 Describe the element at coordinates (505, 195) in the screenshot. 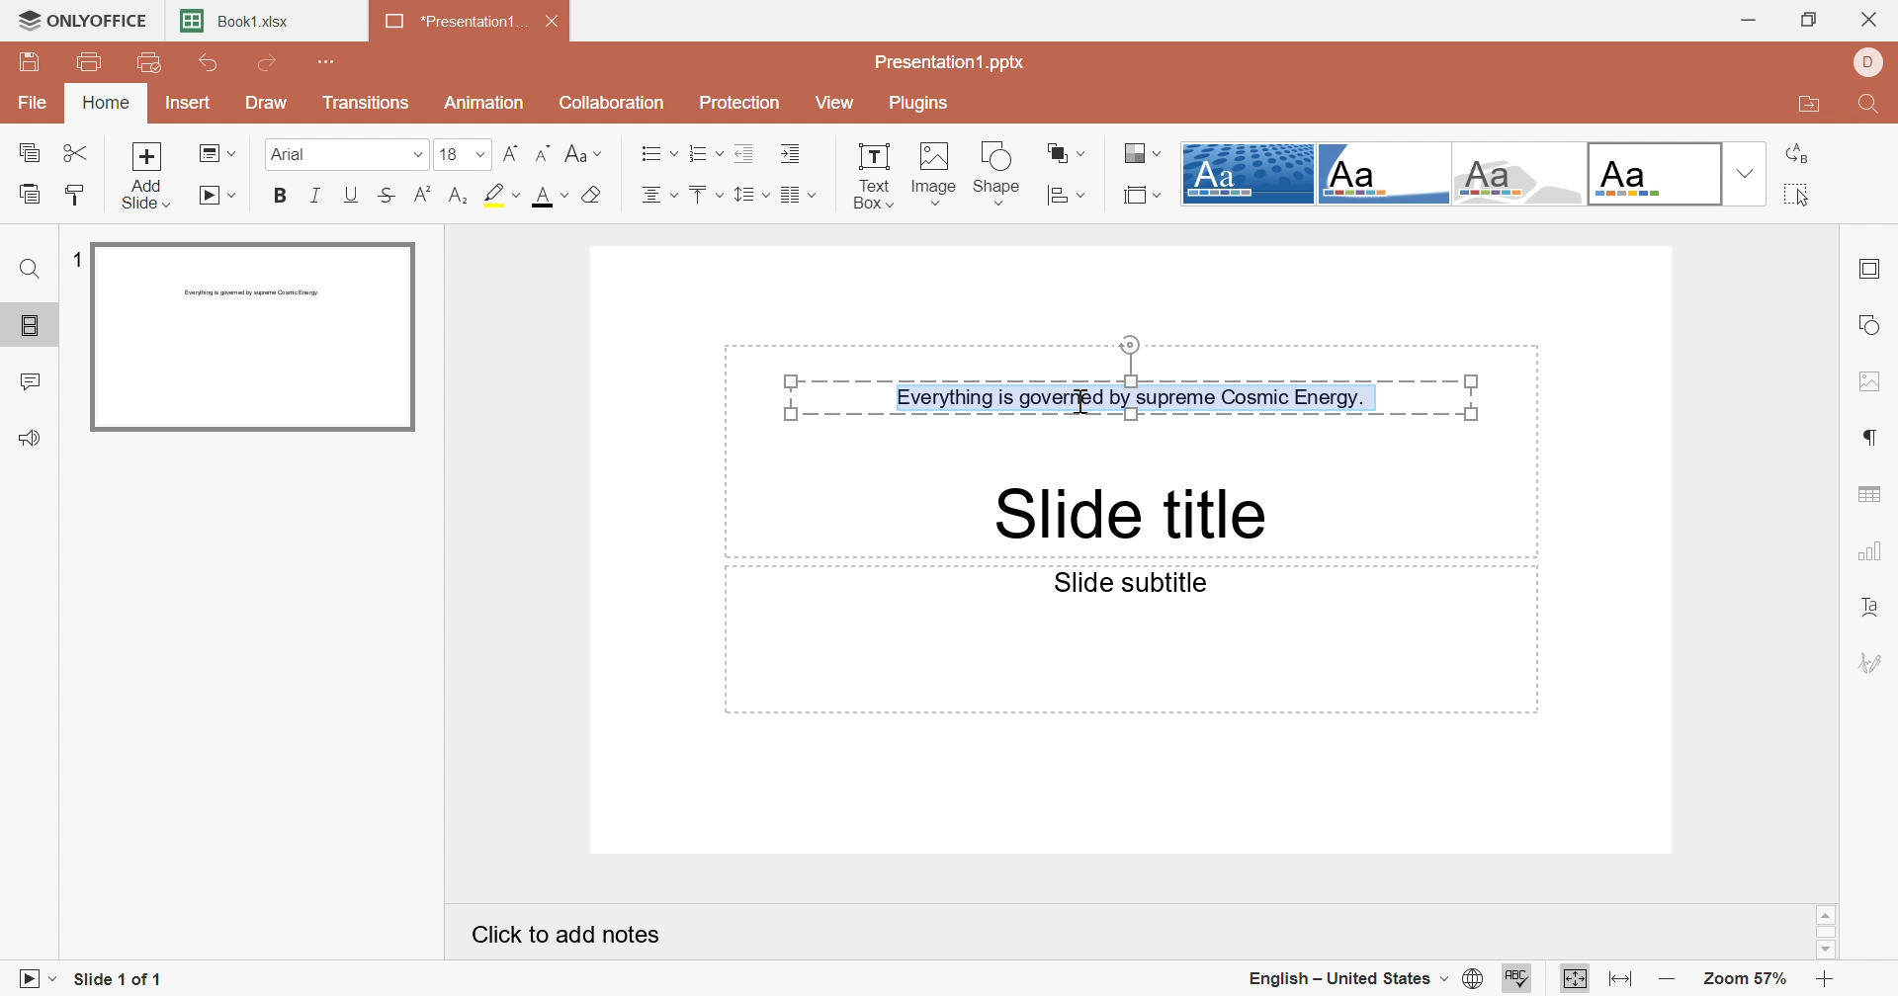

I see `highlight color` at that location.